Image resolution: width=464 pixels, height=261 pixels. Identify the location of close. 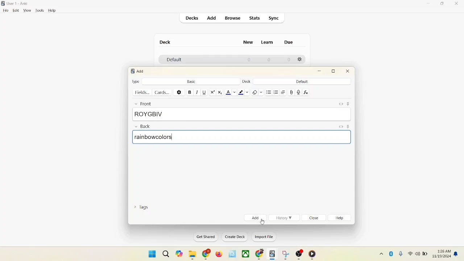
(457, 4).